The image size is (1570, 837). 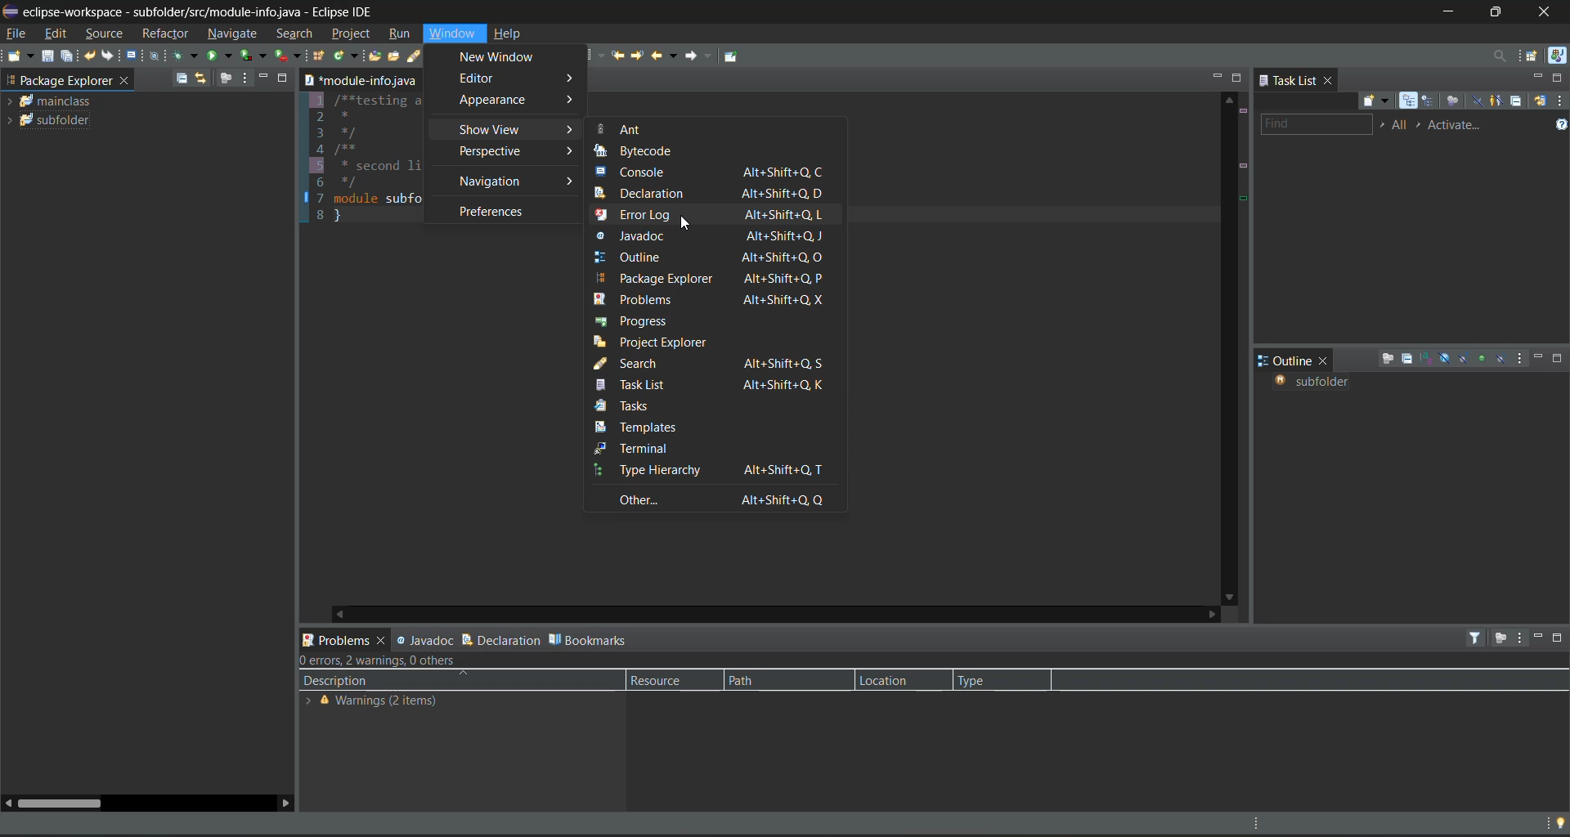 What do you see at coordinates (1447, 12) in the screenshot?
I see `minimize` at bounding box center [1447, 12].